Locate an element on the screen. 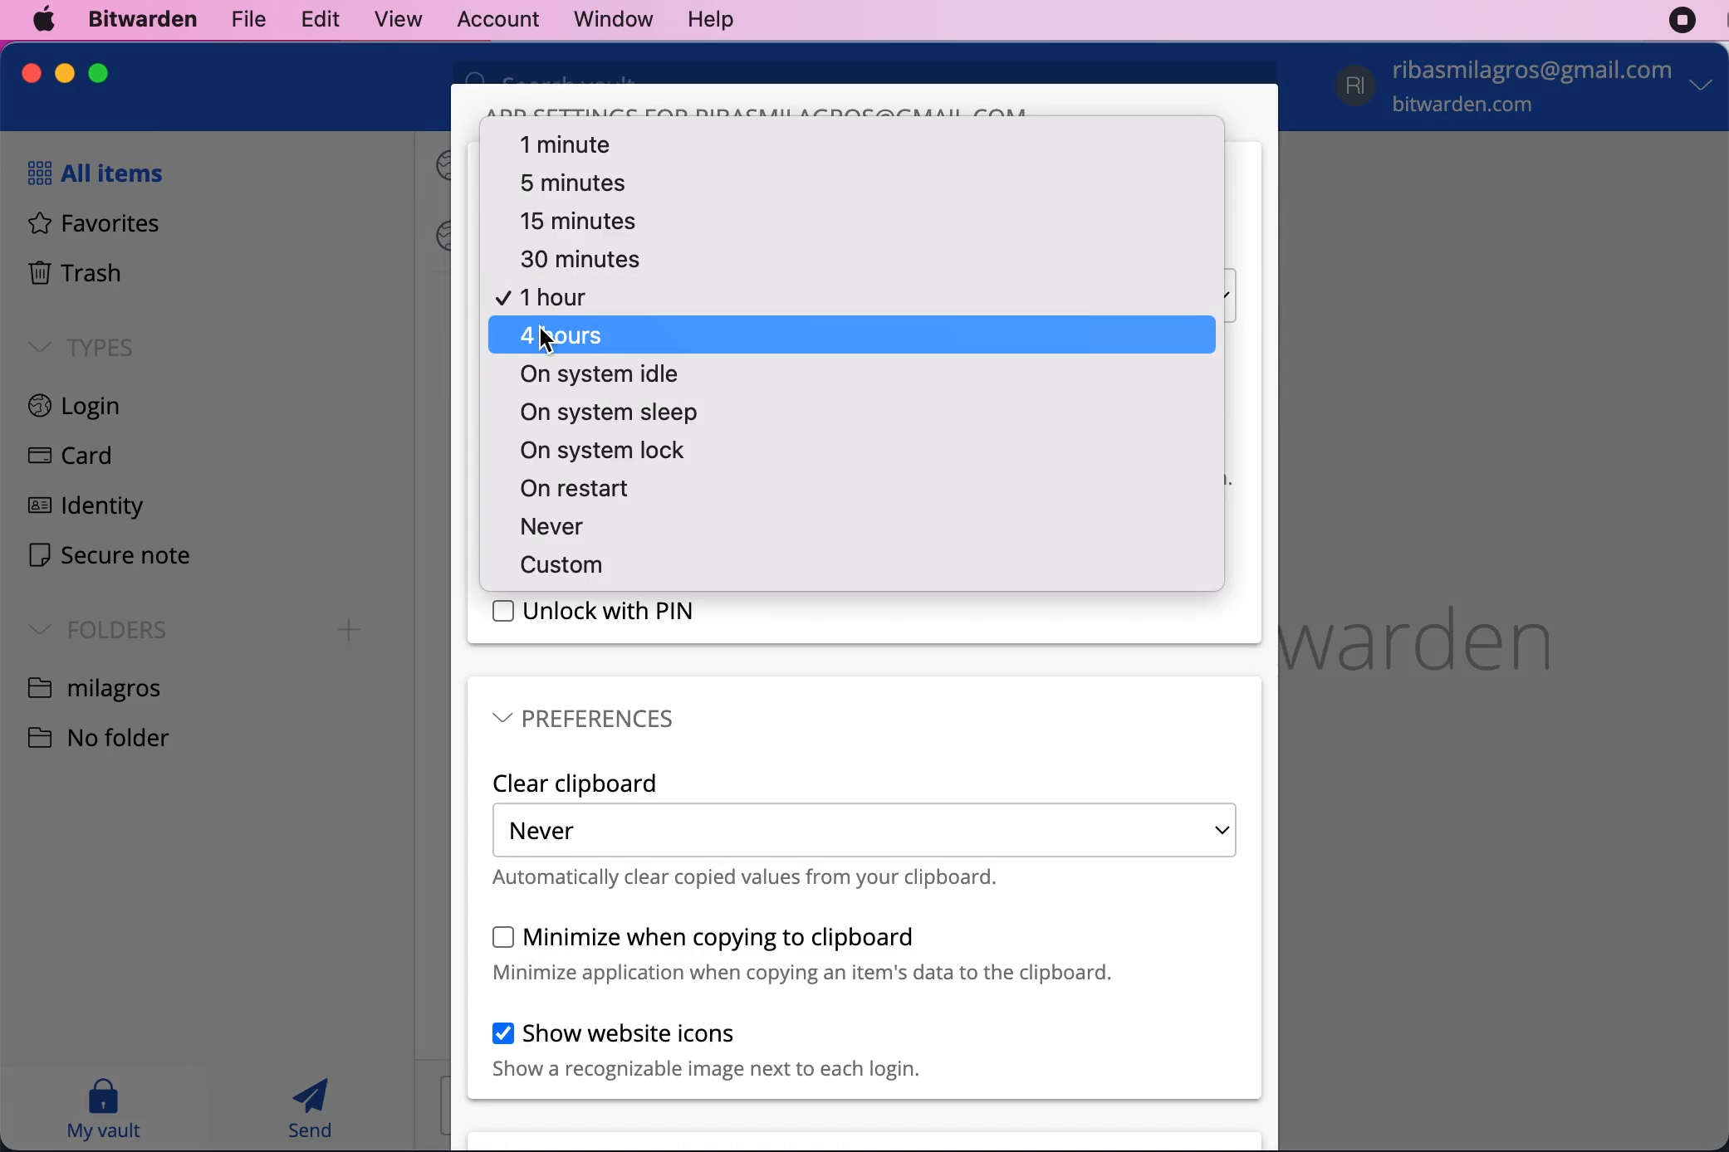  file is located at coordinates (245, 18).